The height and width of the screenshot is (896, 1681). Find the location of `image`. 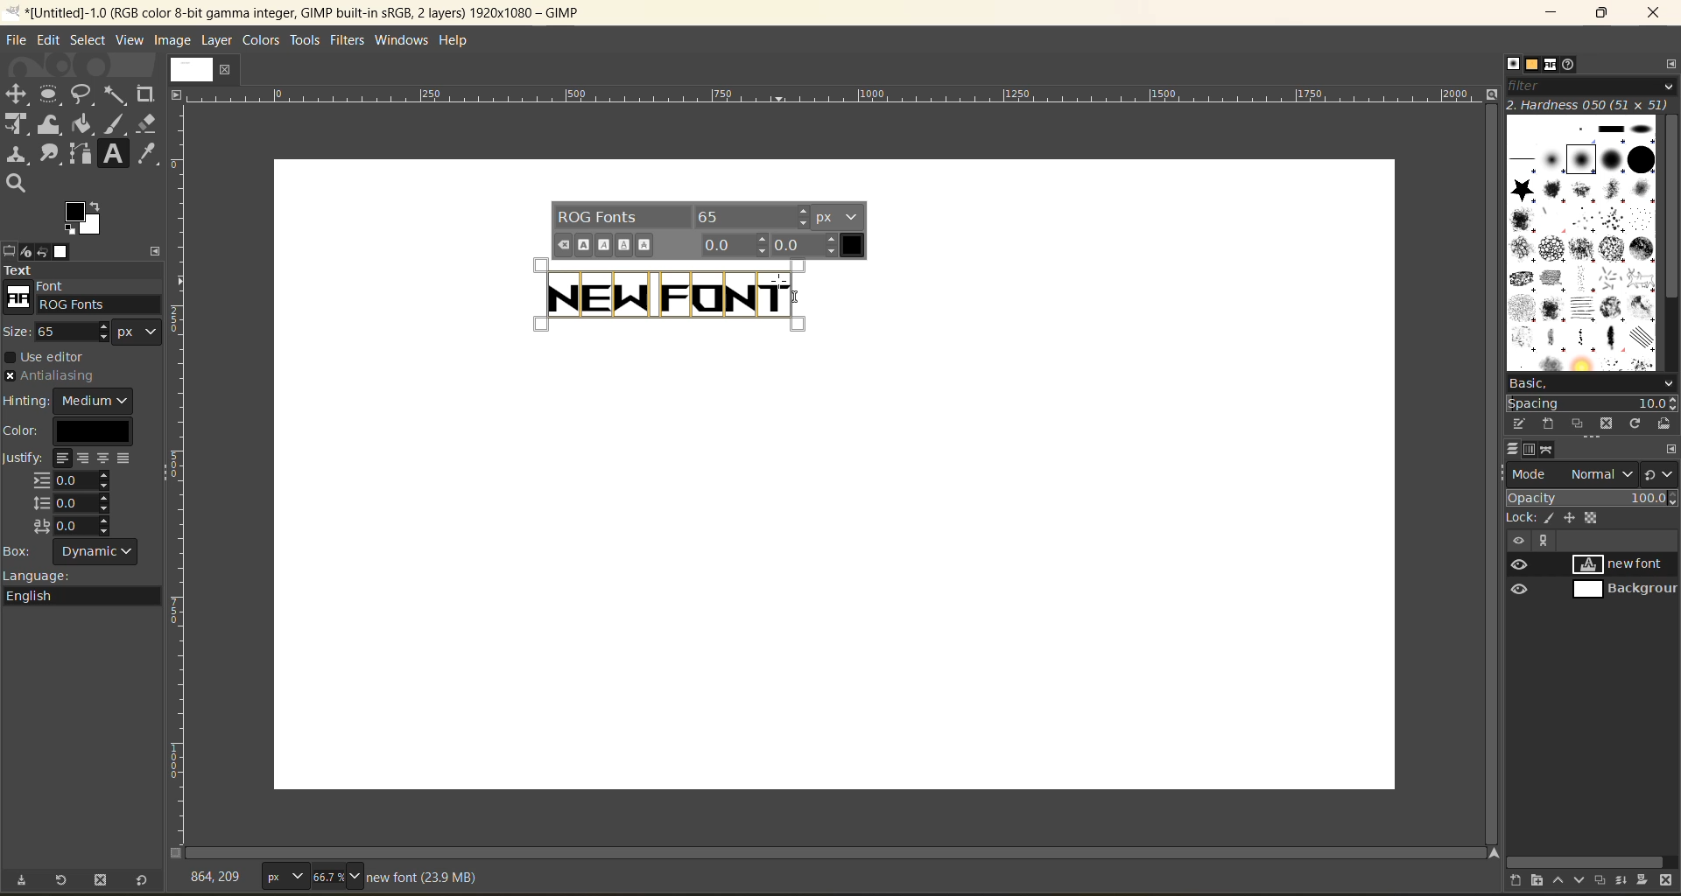

image is located at coordinates (174, 42).